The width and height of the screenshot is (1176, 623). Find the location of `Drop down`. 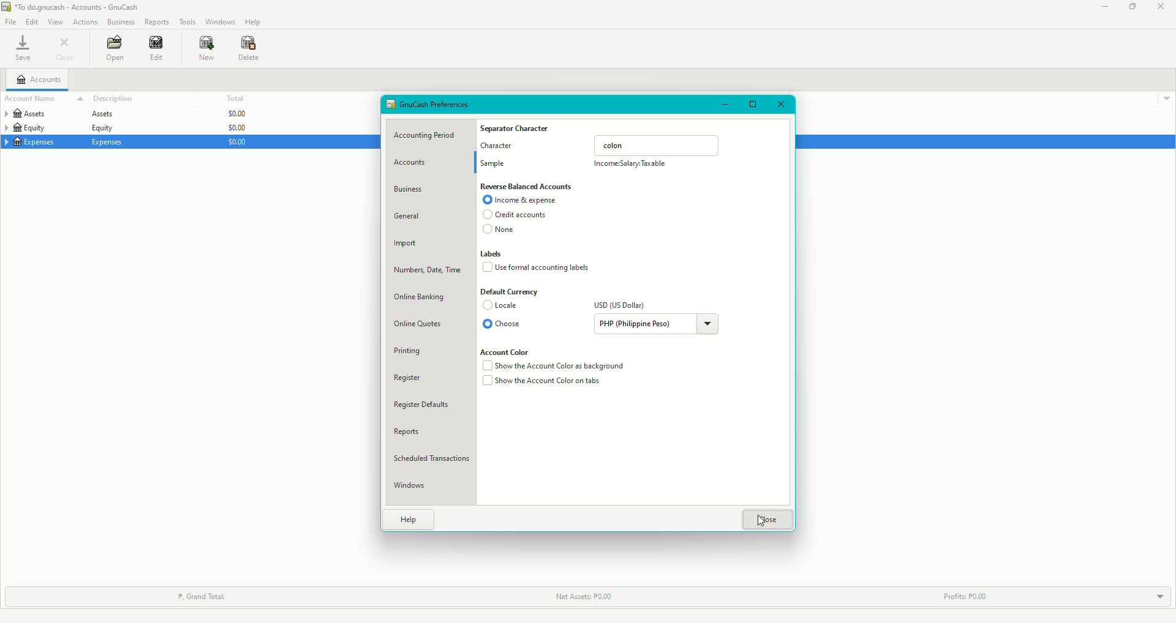

Drop down is located at coordinates (1167, 100).